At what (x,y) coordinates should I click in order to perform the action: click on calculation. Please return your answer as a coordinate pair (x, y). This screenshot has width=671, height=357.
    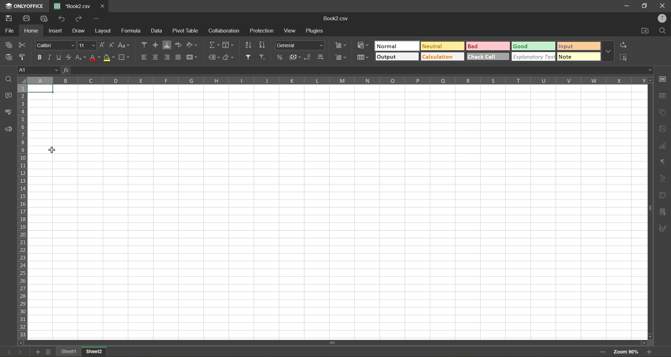
    Looking at the image, I should click on (443, 57).